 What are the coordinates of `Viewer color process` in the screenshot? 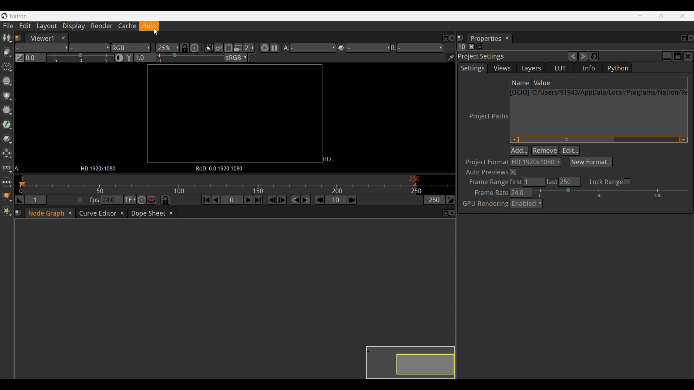 It's located at (236, 57).